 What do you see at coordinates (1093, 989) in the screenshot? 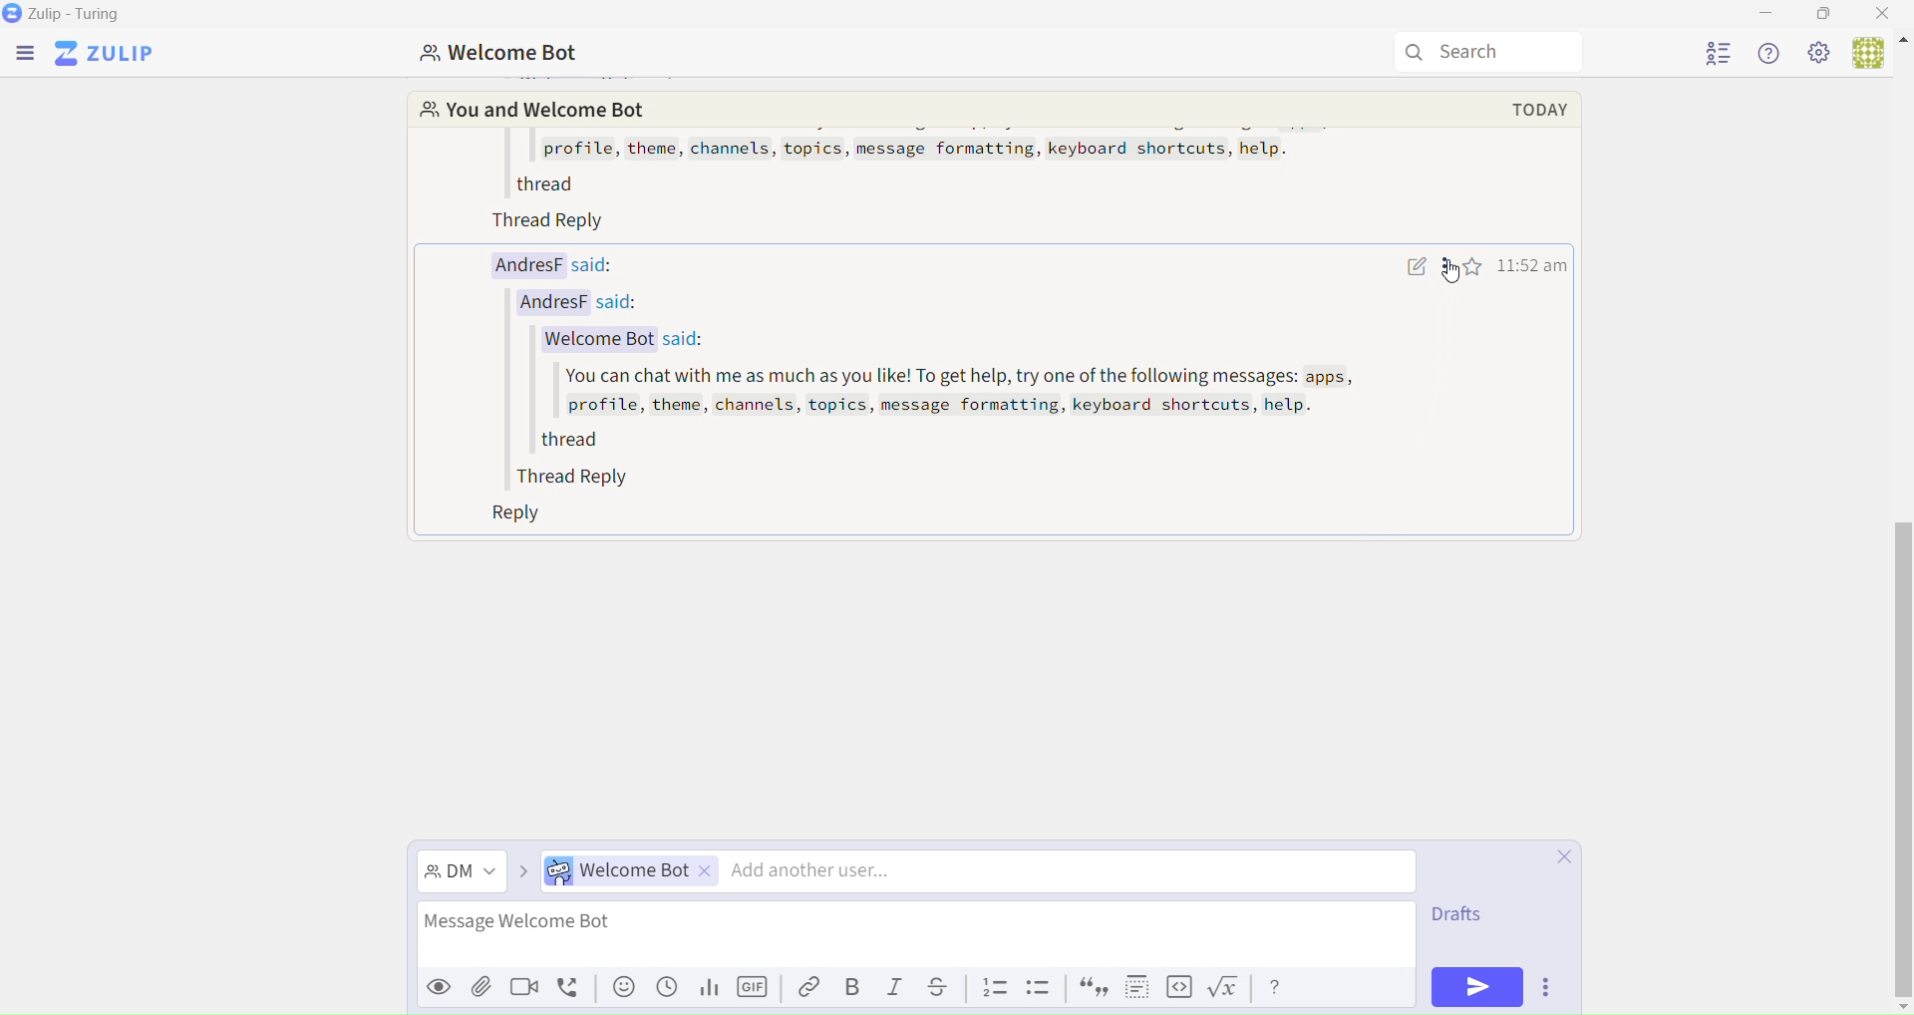
I see `quote` at bounding box center [1093, 989].